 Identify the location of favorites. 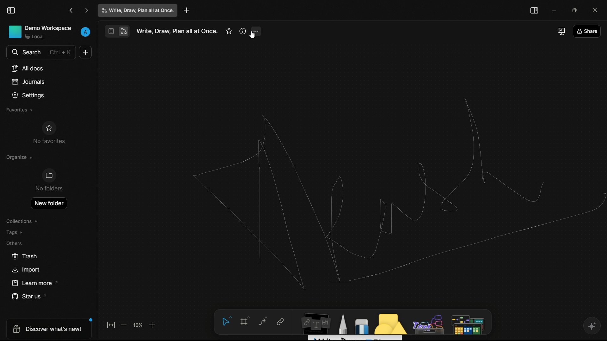
(18, 111).